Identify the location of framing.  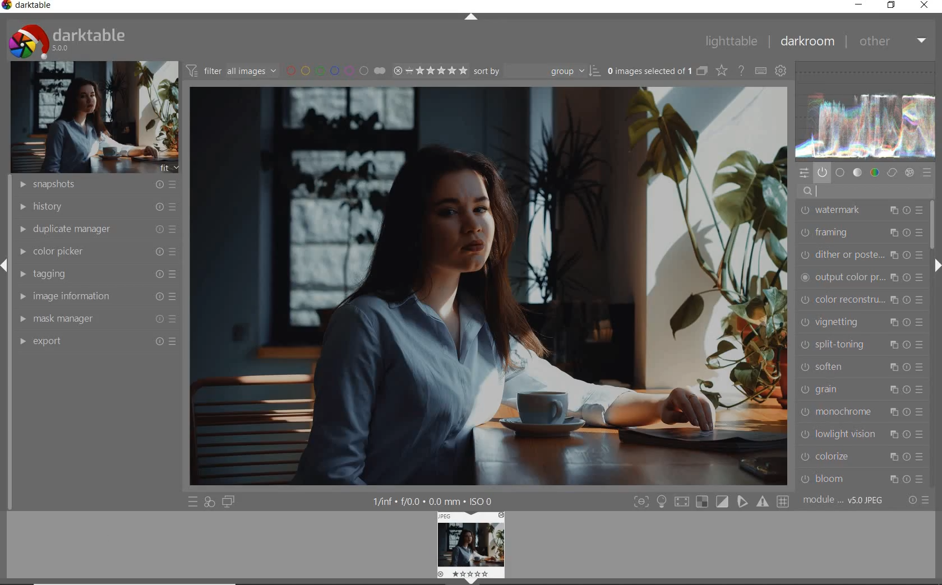
(862, 232).